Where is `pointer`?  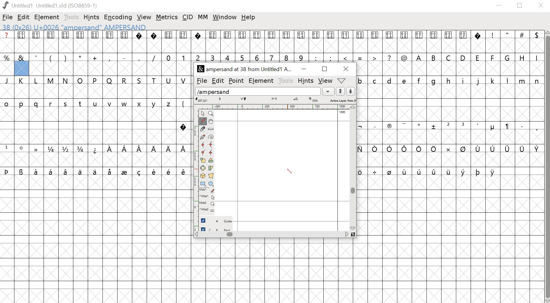
pointer is located at coordinates (202, 113).